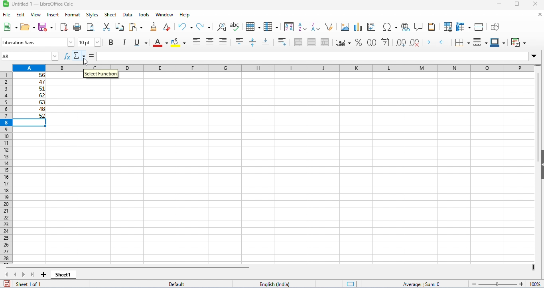 Image resolution: width=544 pixels, height=288 pixels. I want to click on next sheet, so click(24, 275).